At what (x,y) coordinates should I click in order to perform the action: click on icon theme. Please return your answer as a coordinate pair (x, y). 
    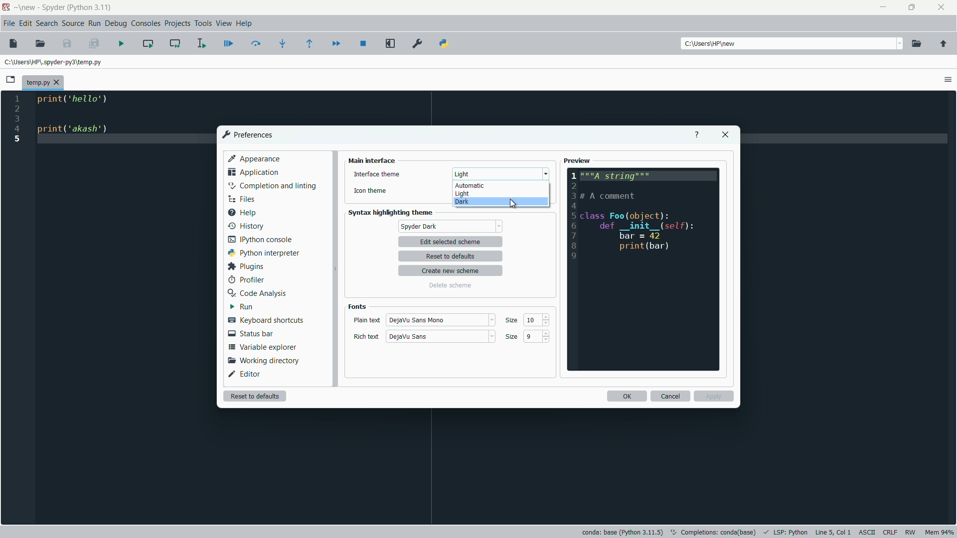
    Looking at the image, I should click on (370, 192).